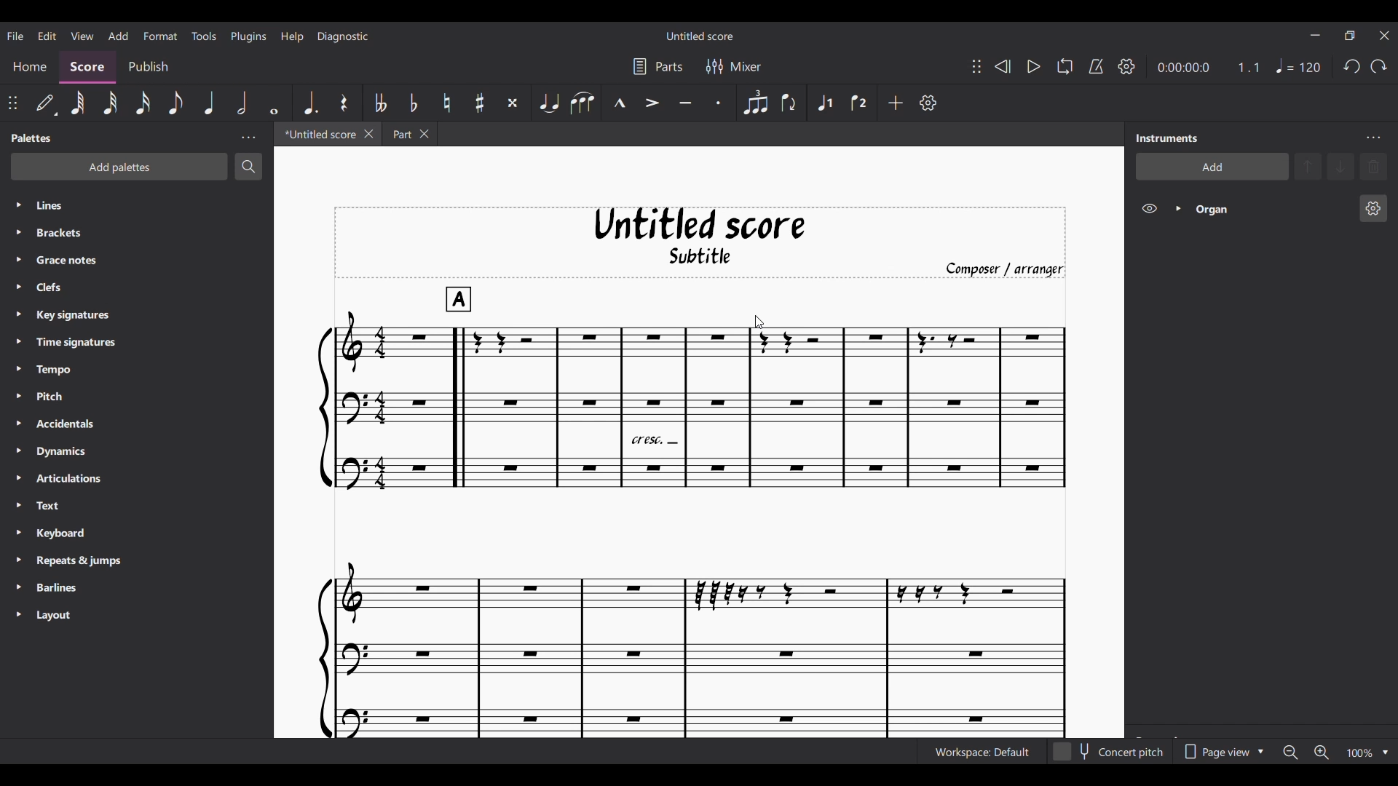 The image size is (1398, 786). What do you see at coordinates (343, 102) in the screenshot?
I see `Rest` at bounding box center [343, 102].